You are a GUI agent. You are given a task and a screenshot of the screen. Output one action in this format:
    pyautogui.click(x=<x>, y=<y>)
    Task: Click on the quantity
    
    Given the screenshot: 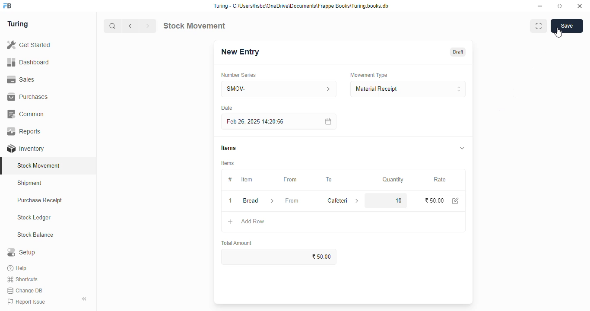 What is the action you would take?
    pyautogui.click(x=393, y=180)
    